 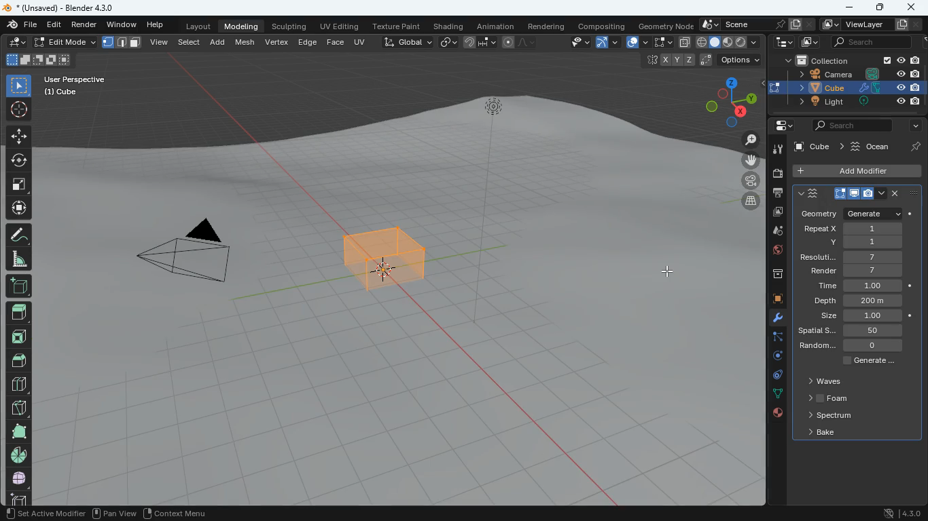 I want to click on settings, so click(x=784, y=126).